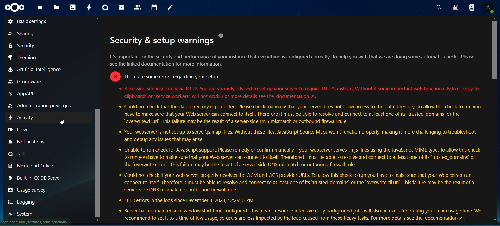  Describe the element at coordinates (121, 8) in the screenshot. I see `mail` at that location.